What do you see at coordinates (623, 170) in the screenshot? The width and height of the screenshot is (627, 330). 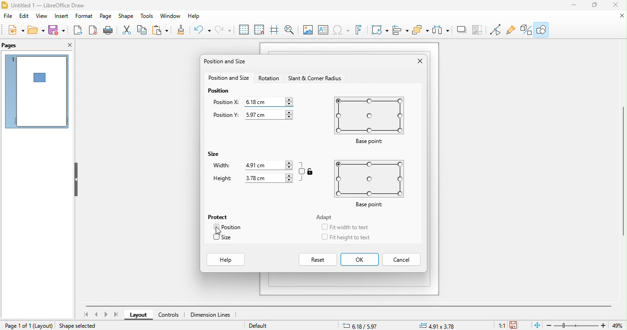 I see `vertical scroll bar` at bounding box center [623, 170].